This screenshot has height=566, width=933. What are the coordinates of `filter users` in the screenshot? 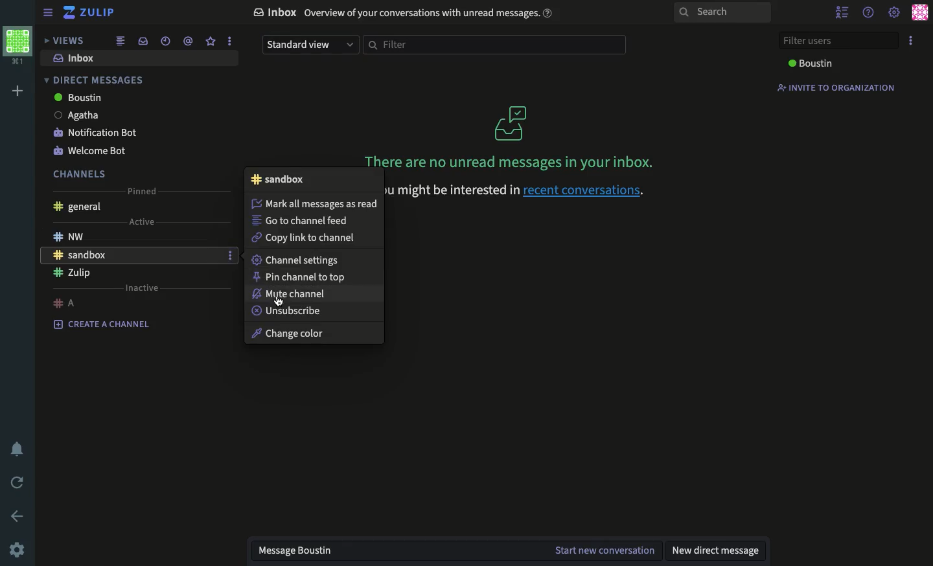 It's located at (836, 40).